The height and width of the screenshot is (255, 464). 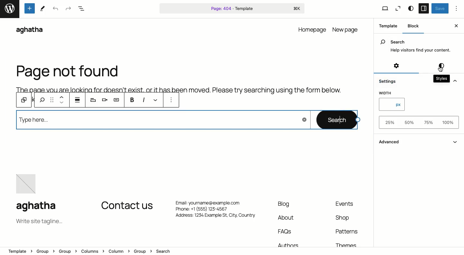 I want to click on View, so click(x=382, y=8).